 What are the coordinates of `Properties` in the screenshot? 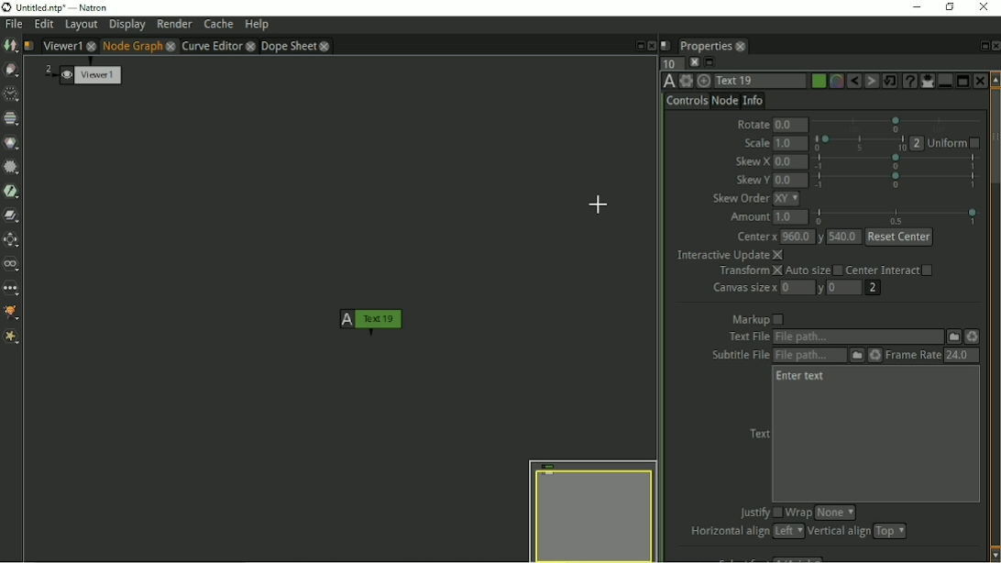 It's located at (705, 46).